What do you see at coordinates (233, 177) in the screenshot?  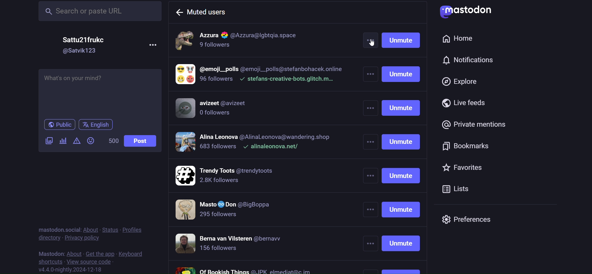 I see `muted accounts 5` at bounding box center [233, 177].